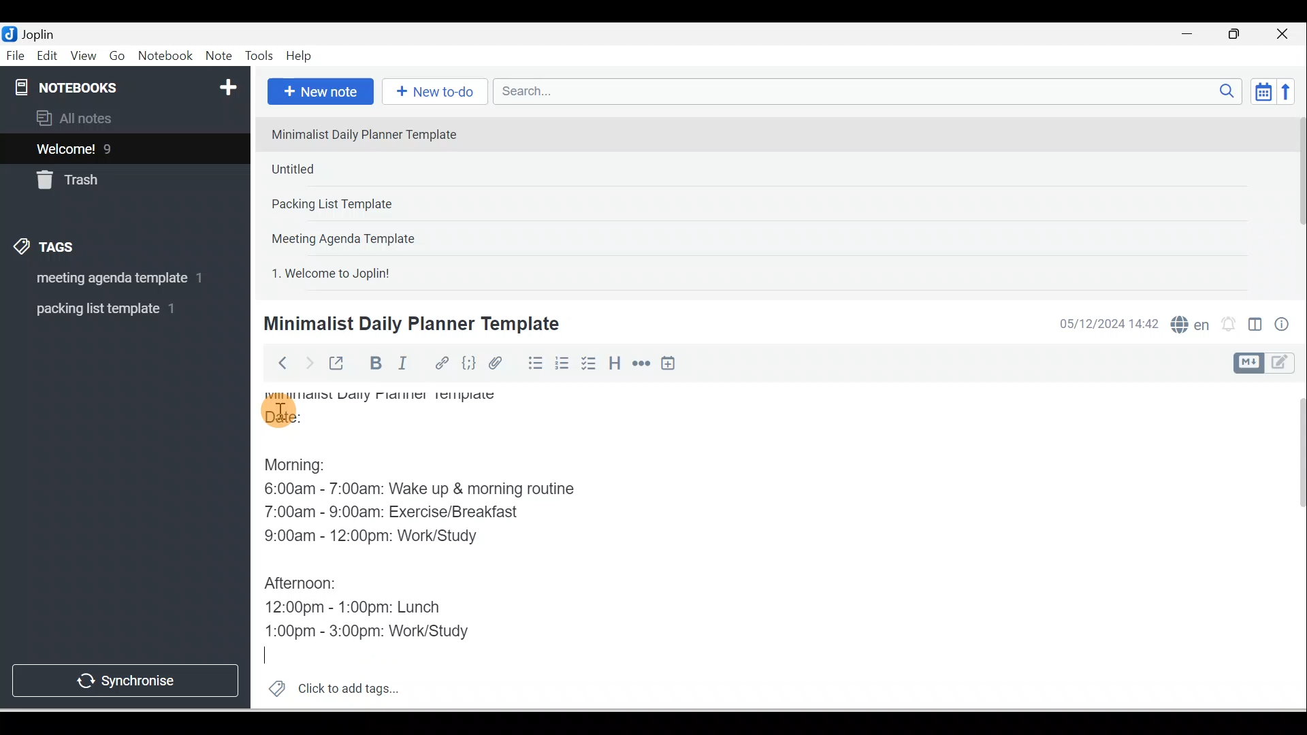  I want to click on Afternoon:, so click(305, 587).